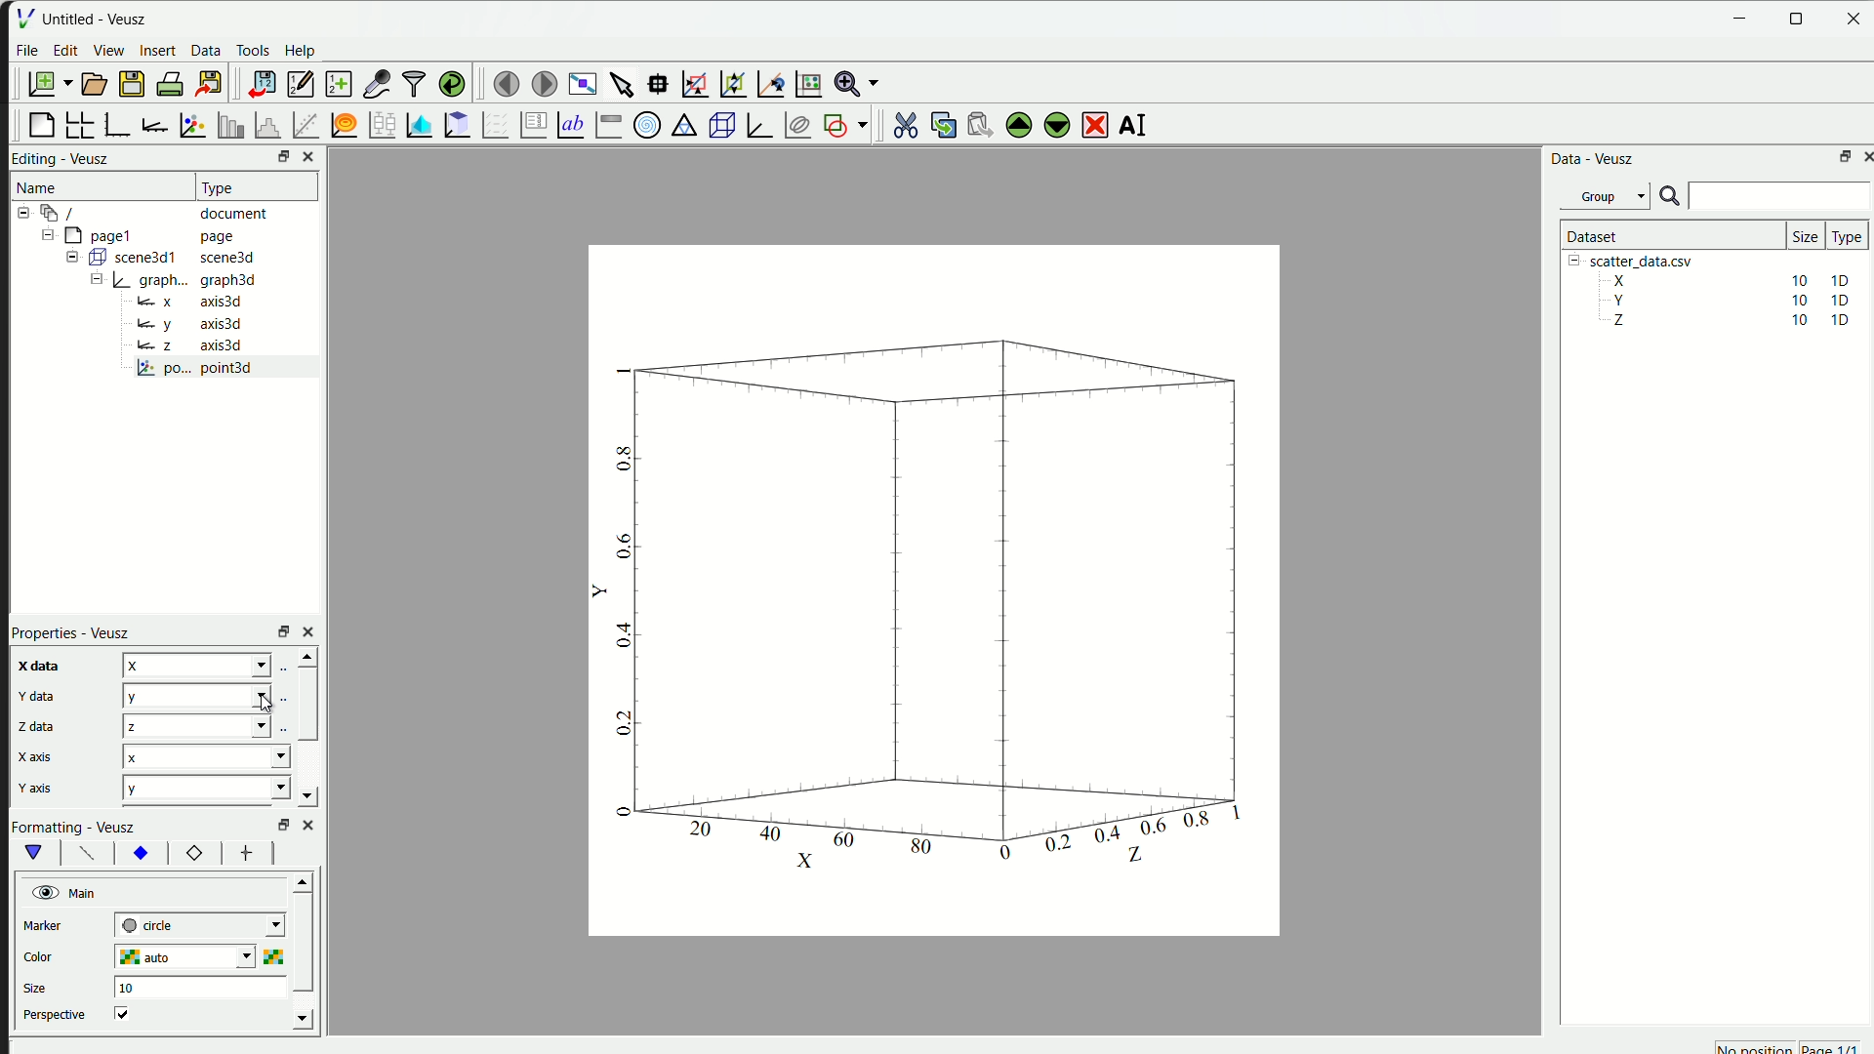  Describe the element at coordinates (338, 82) in the screenshot. I see `create a new dataset` at that location.